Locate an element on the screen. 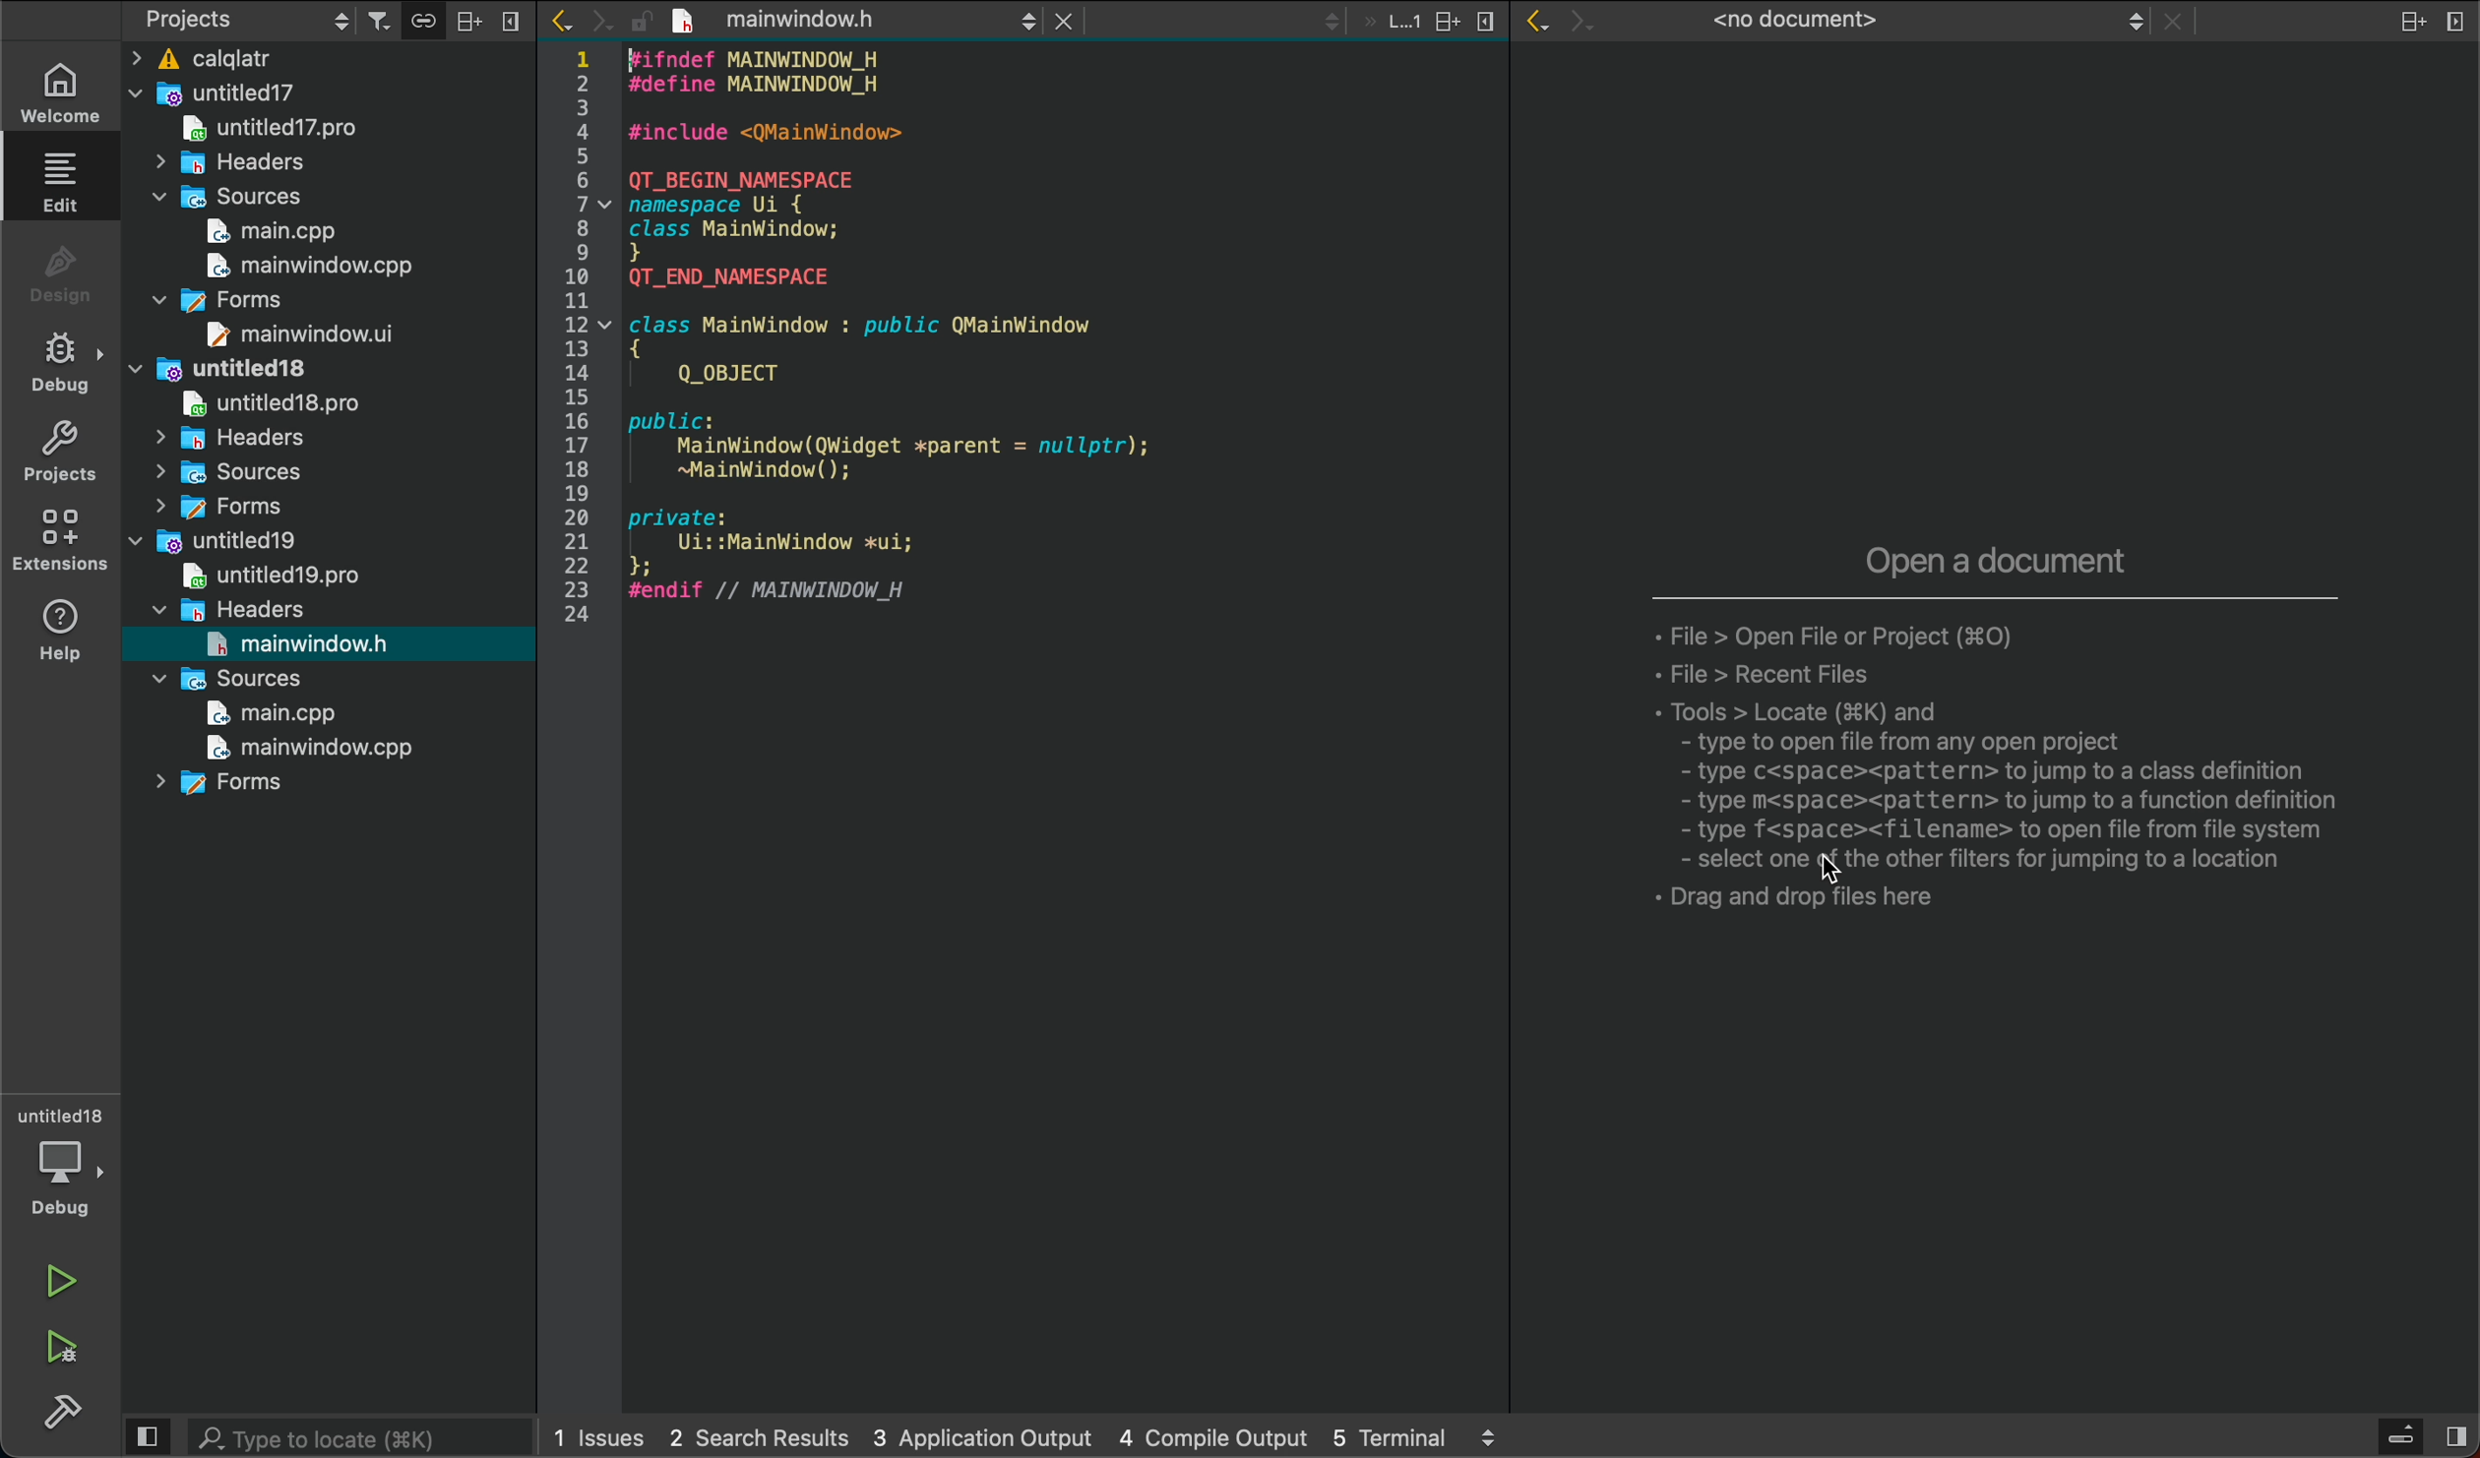  2 search result is located at coordinates (767, 1439).